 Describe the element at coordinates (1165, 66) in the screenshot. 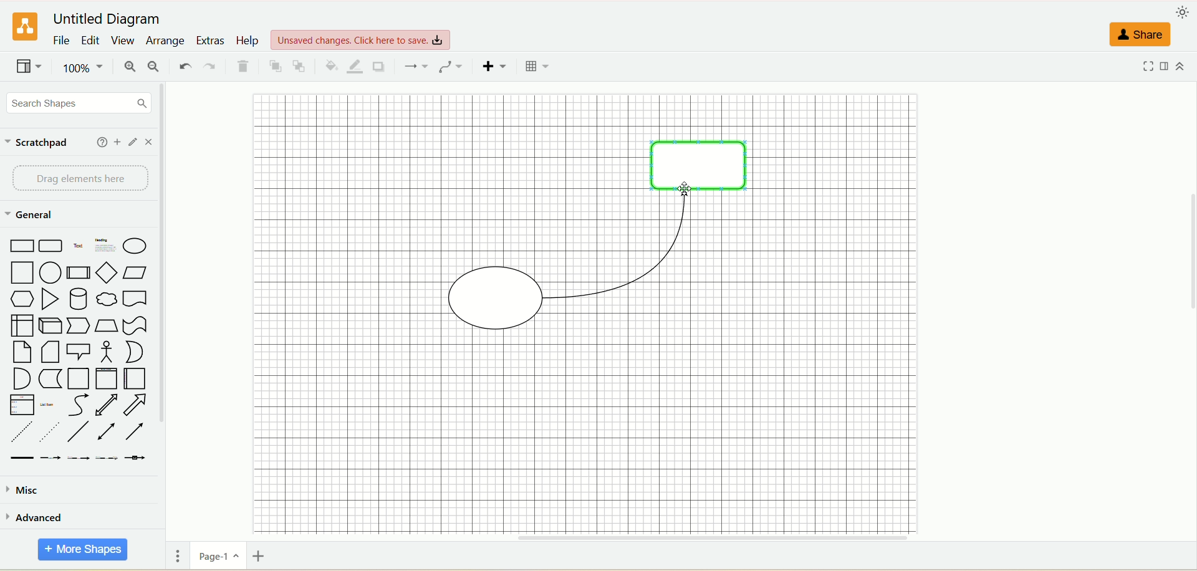

I see `format` at that location.